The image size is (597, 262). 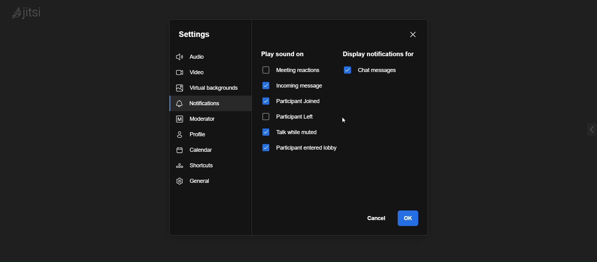 I want to click on participant entered lobby, so click(x=308, y=149).